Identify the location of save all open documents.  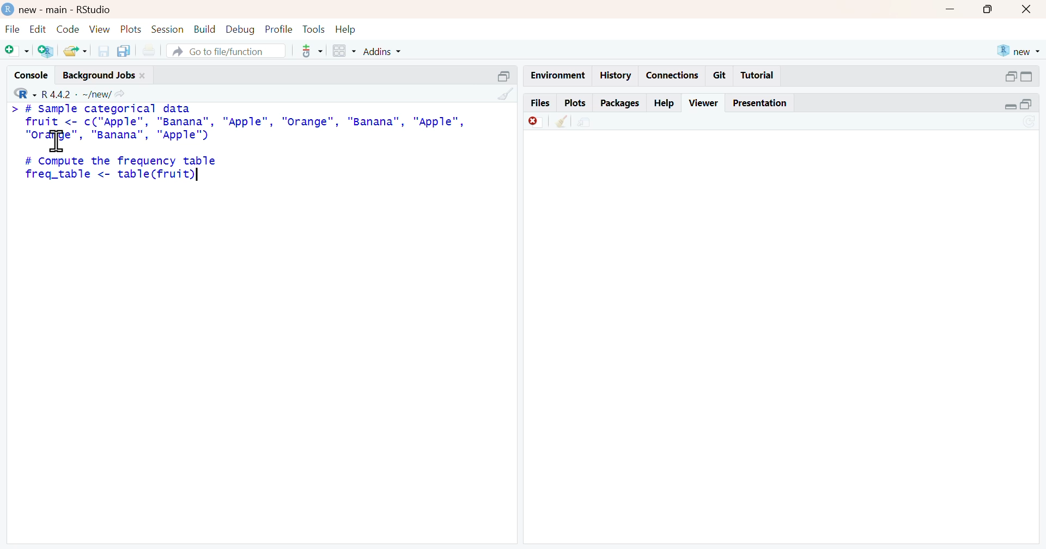
(125, 51).